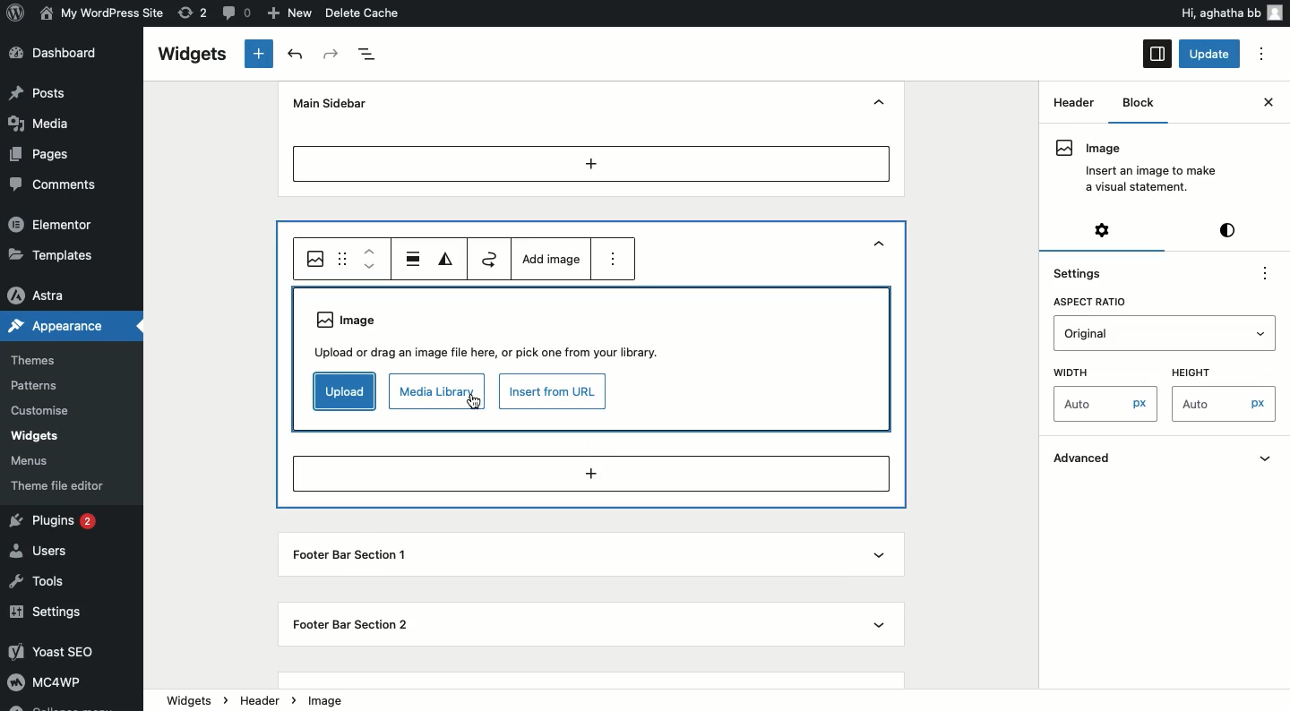 This screenshot has height=711, width=1290. Describe the element at coordinates (17, 12) in the screenshot. I see `Logo` at that location.